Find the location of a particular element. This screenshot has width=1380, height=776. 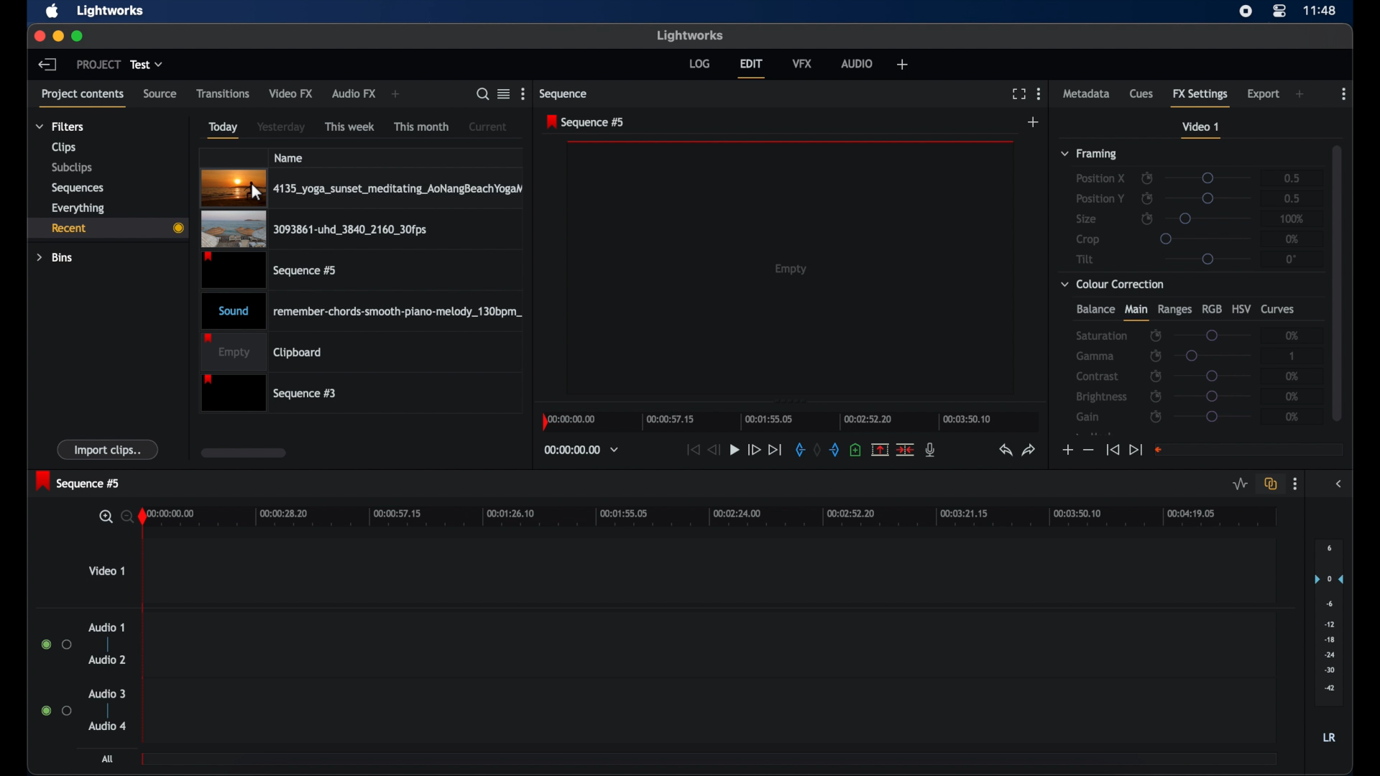

project is located at coordinates (98, 65).